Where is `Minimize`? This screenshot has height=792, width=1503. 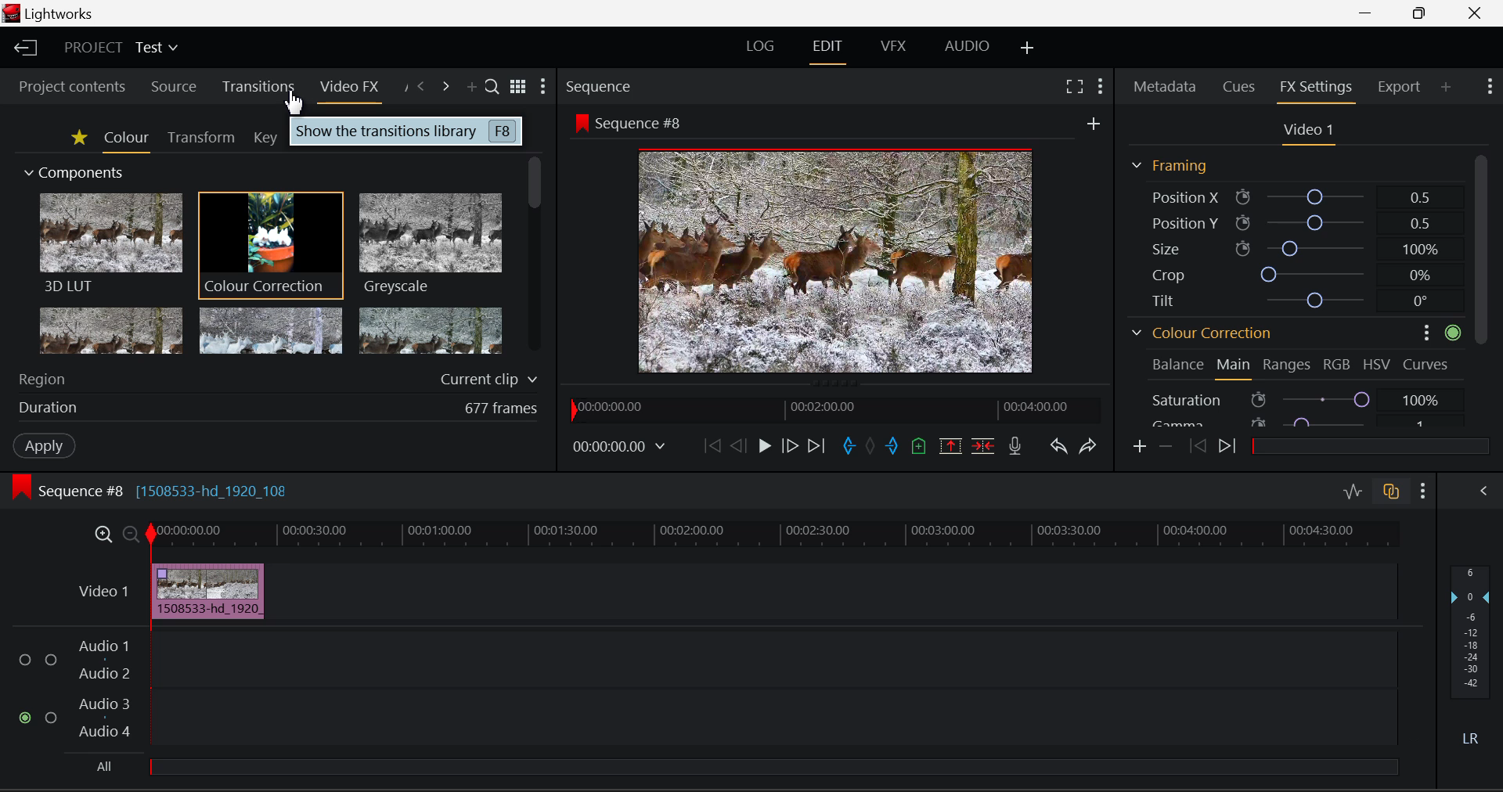 Minimize is located at coordinates (1422, 13).